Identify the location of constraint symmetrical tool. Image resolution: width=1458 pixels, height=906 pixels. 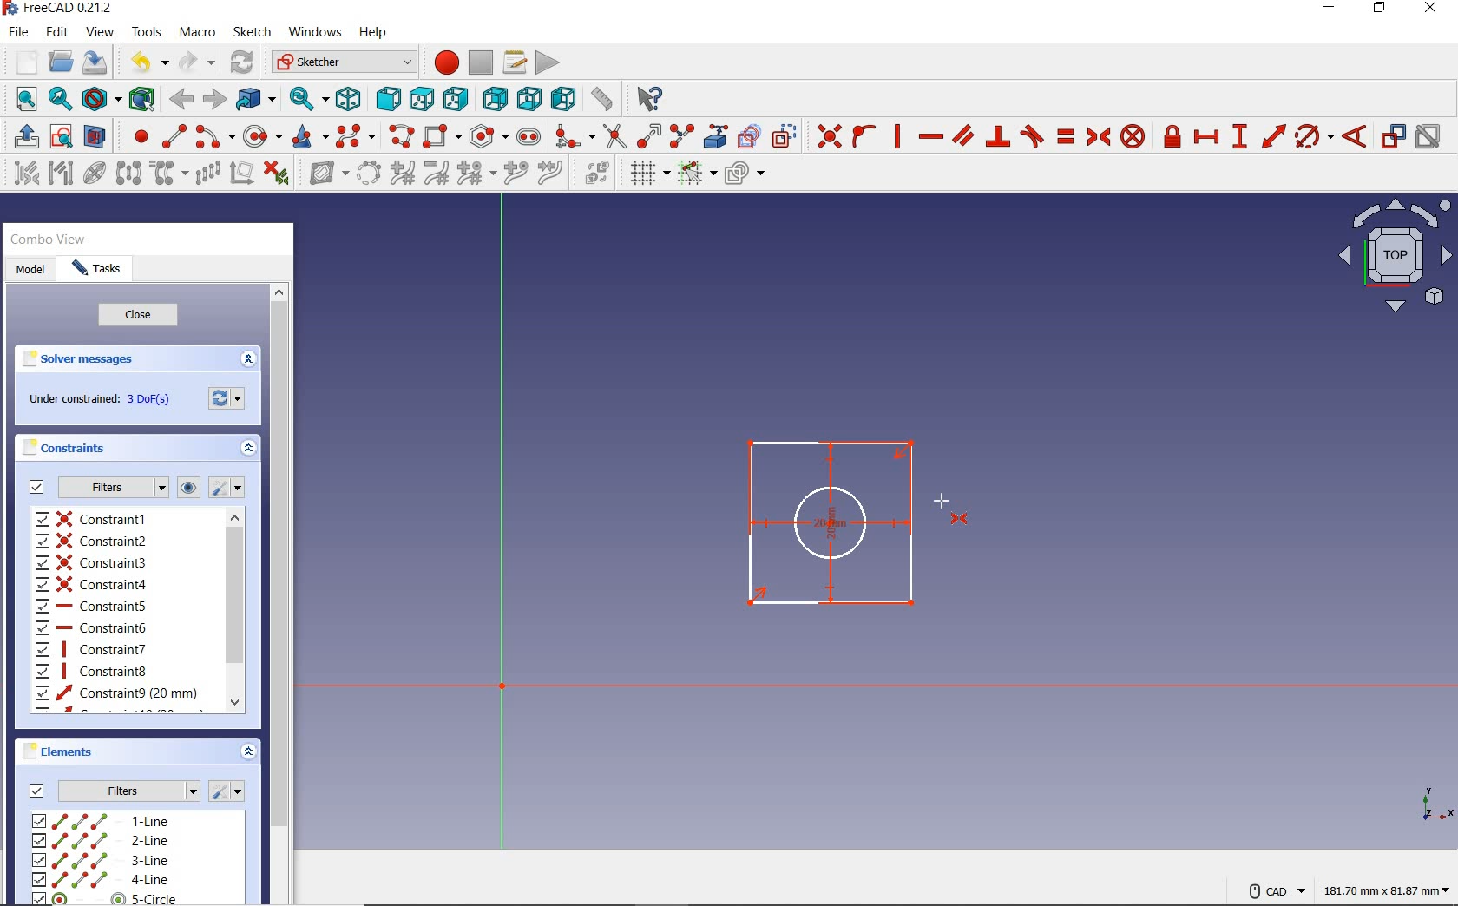
(966, 519).